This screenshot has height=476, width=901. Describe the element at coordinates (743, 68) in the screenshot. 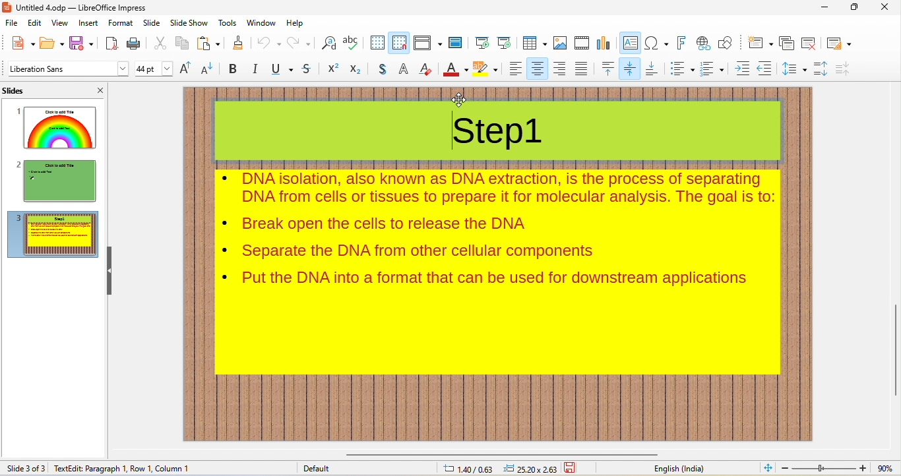

I see `increase indent` at that location.